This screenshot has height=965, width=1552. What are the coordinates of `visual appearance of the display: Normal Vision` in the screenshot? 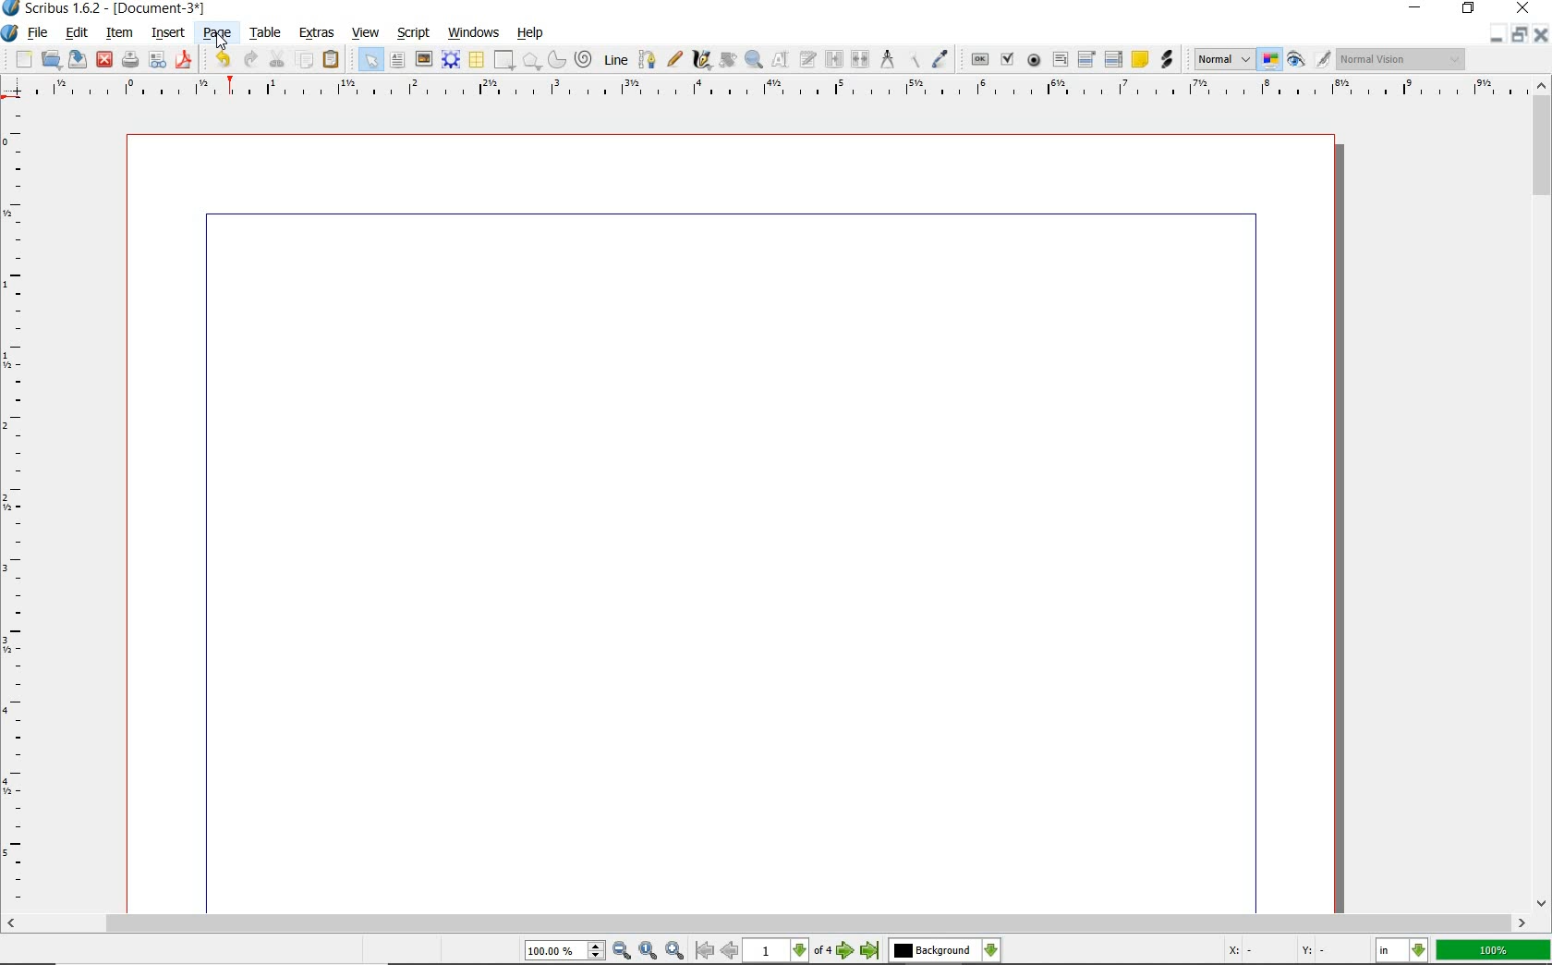 It's located at (1403, 59).